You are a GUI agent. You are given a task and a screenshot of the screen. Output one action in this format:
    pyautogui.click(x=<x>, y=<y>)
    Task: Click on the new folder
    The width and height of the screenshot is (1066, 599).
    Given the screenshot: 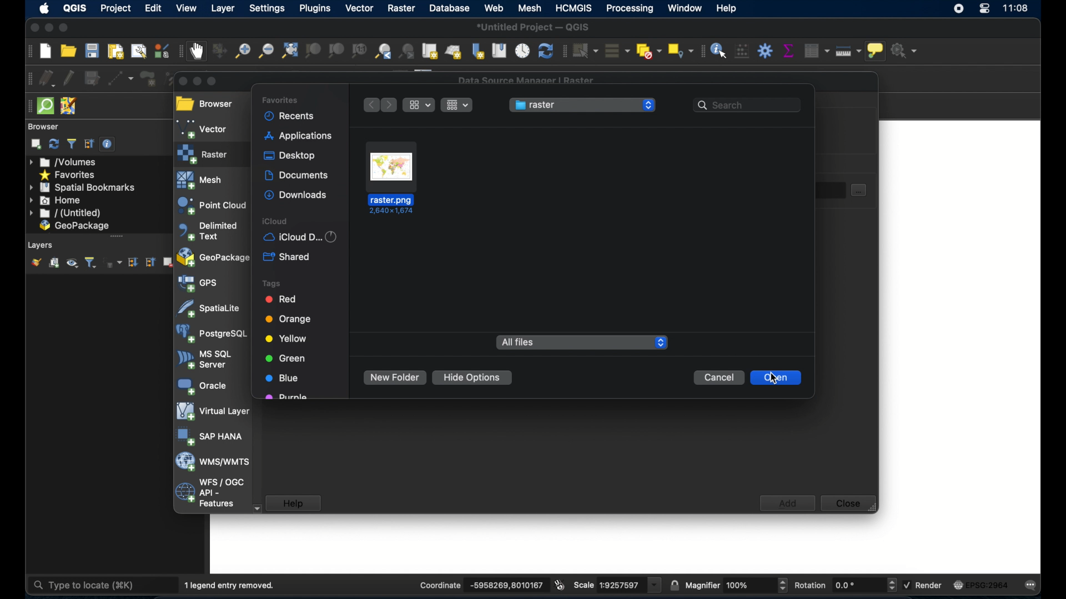 What is the action you would take?
    pyautogui.click(x=393, y=377)
    